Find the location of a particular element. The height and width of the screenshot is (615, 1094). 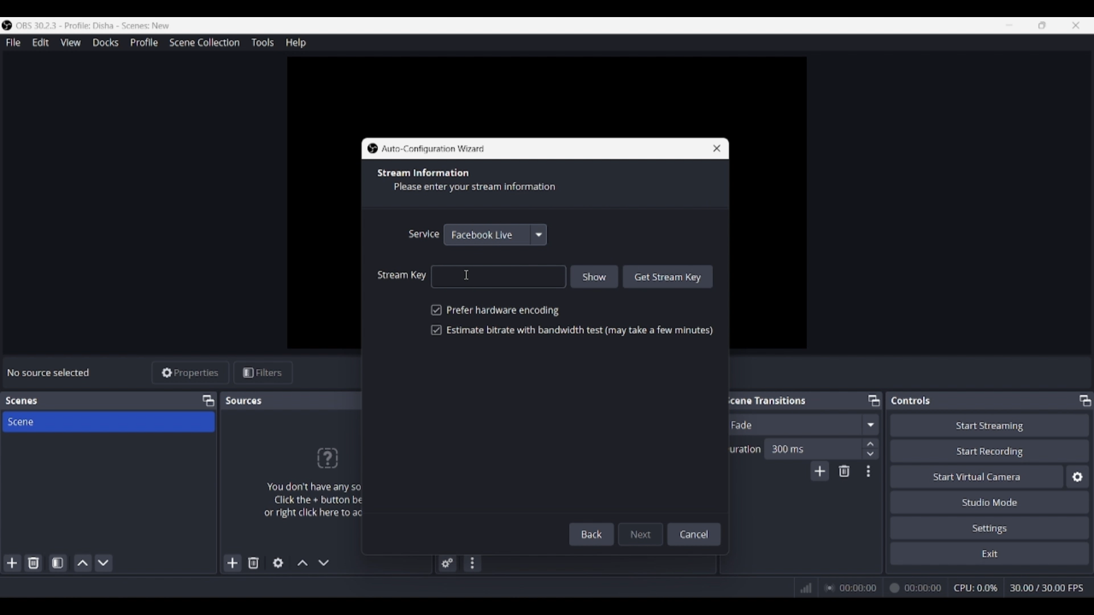

Indicates duration is located at coordinates (742, 449).